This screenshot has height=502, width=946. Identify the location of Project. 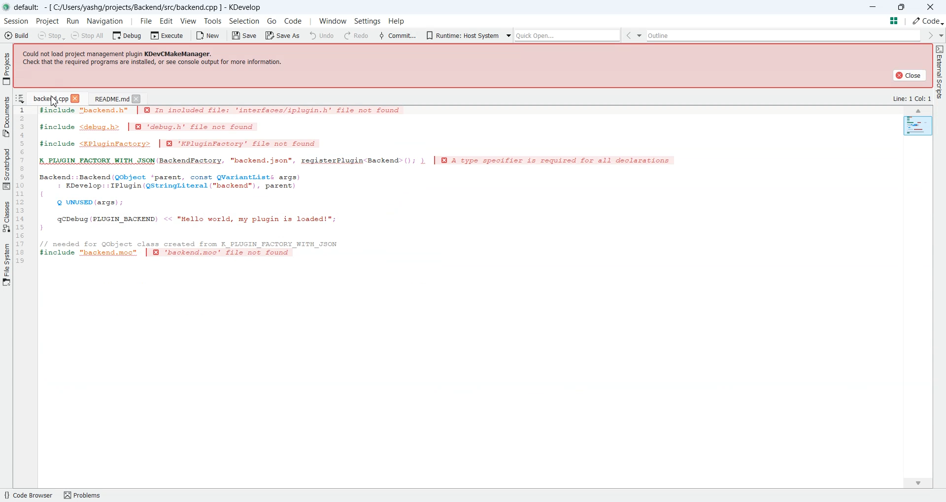
(48, 21).